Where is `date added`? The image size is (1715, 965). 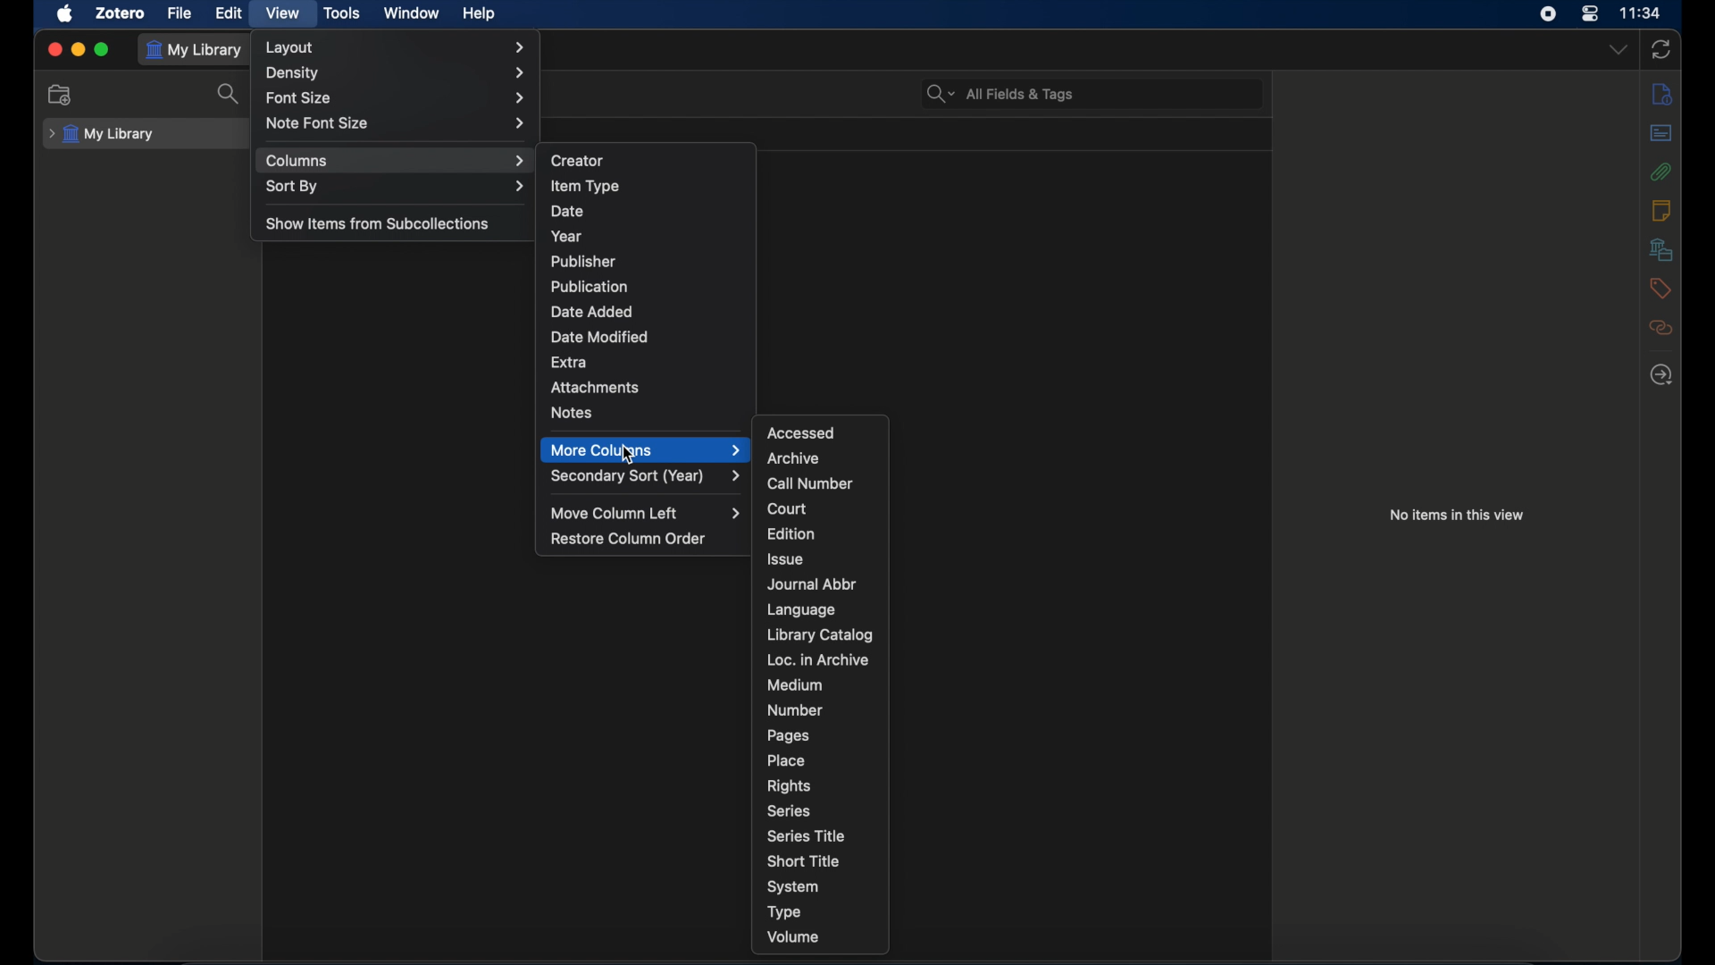 date added is located at coordinates (593, 312).